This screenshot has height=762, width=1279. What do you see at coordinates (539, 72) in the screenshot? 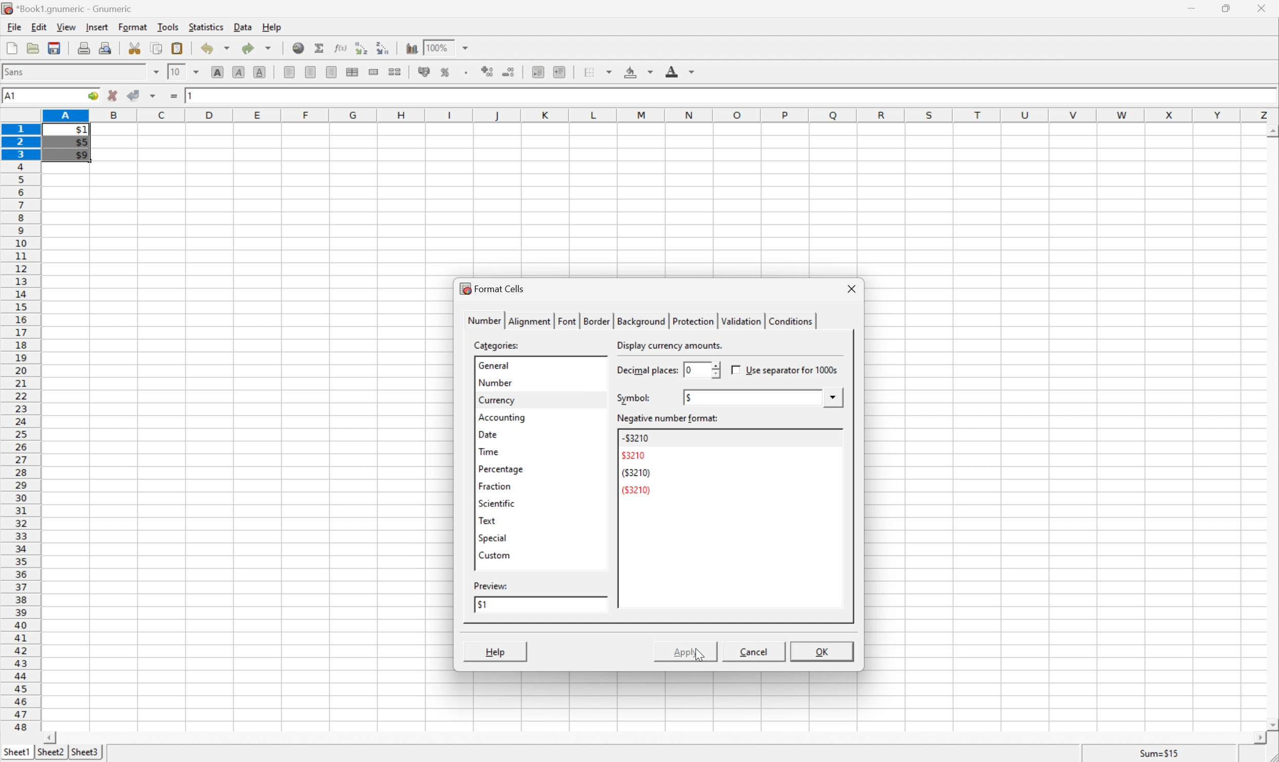
I see `decrease indent` at bounding box center [539, 72].